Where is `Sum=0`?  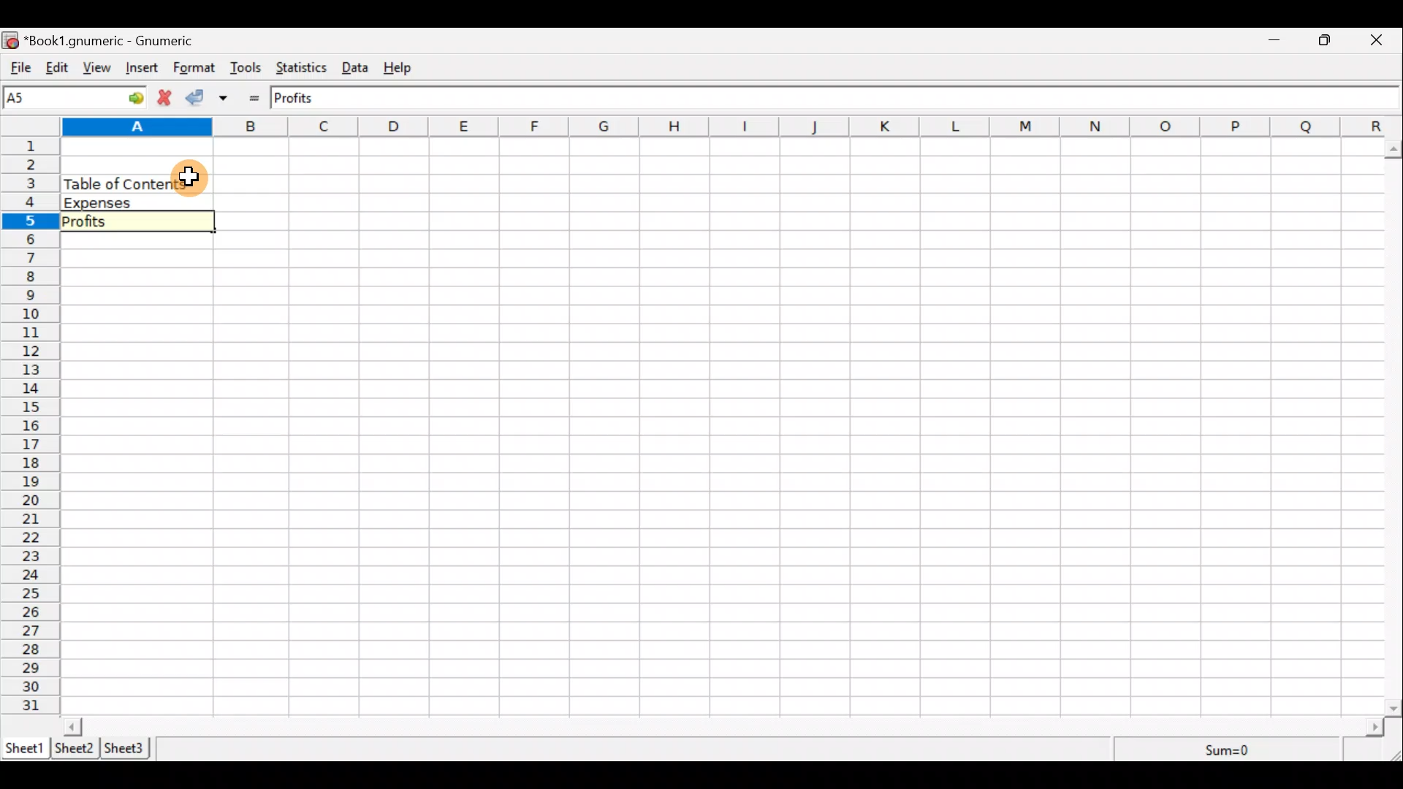
Sum=0 is located at coordinates (1229, 752).